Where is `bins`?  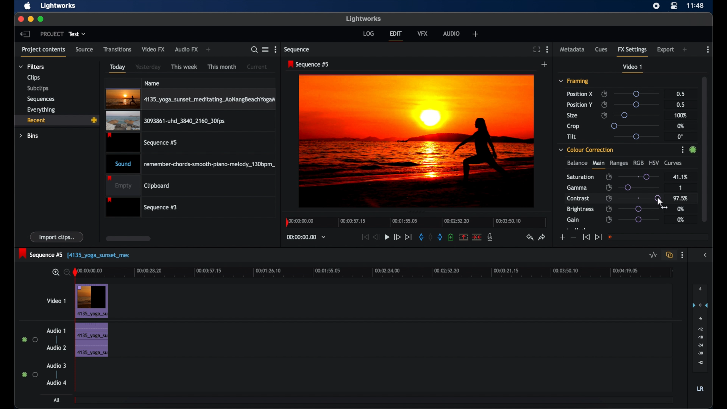 bins is located at coordinates (29, 135).